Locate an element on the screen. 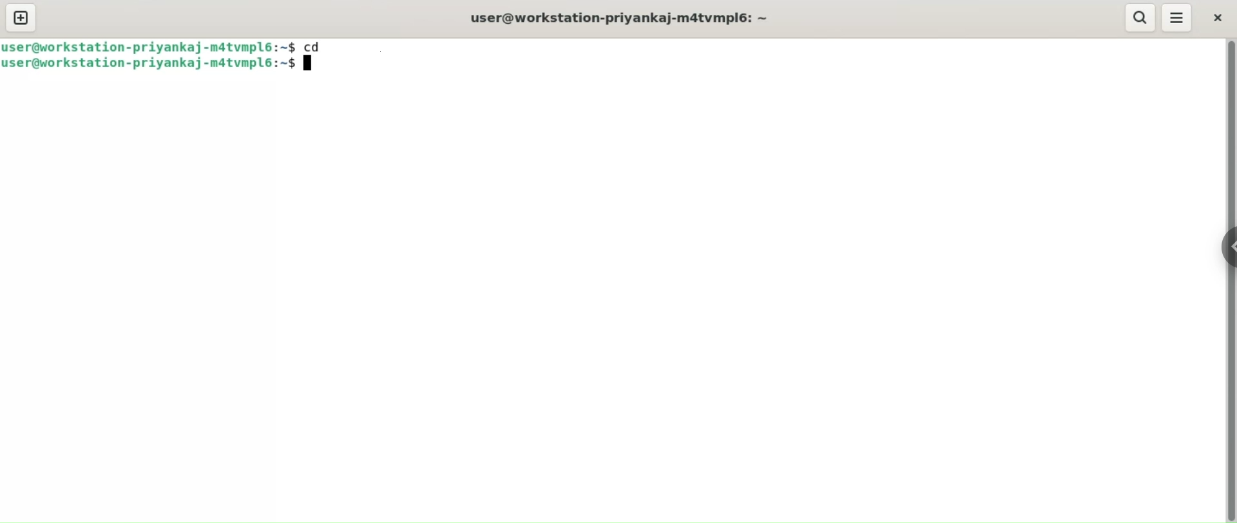 Image resolution: width=1237 pixels, height=523 pixels. search is located at coordinates (1141, 18).